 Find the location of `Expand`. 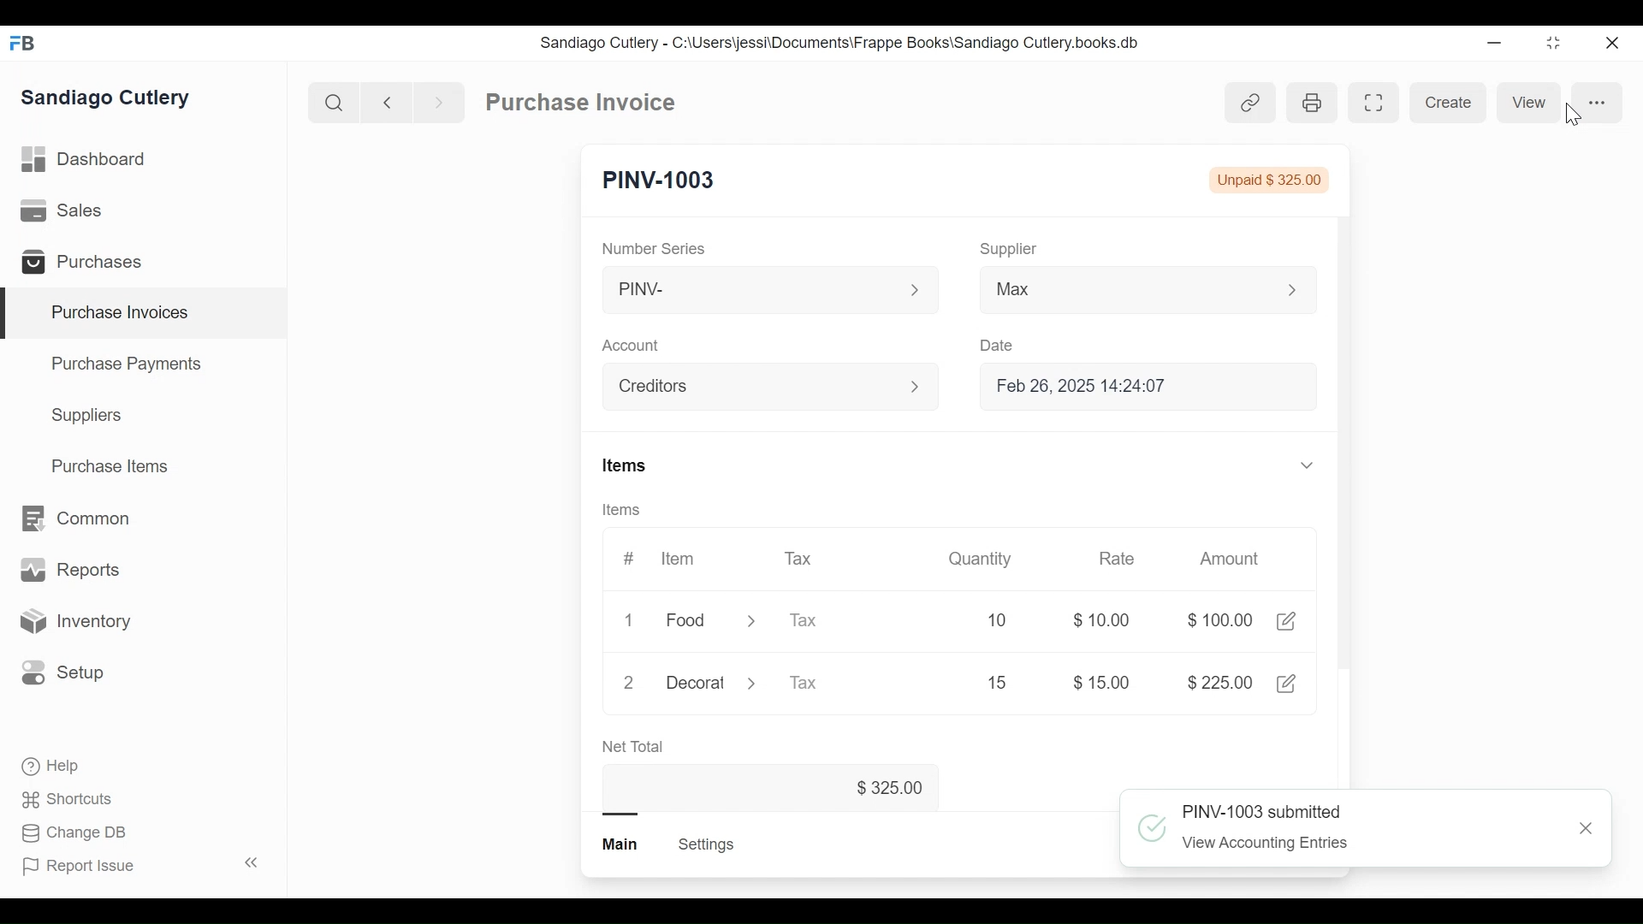

Expand is located at coordinates (750, 620).